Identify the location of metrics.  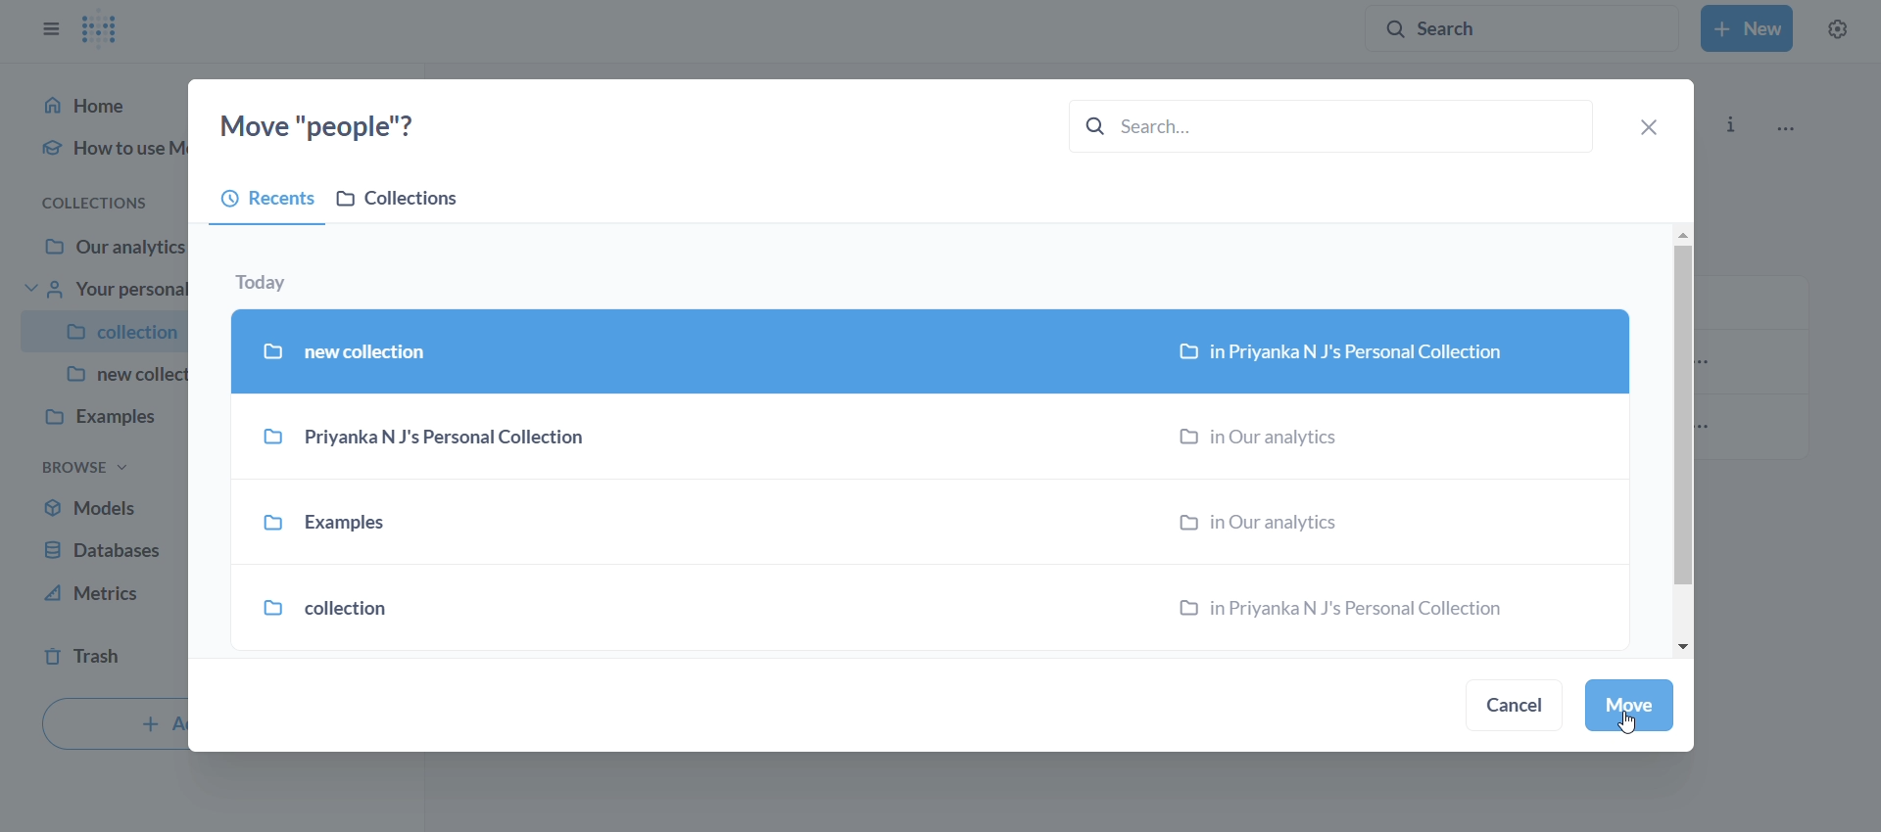
(92, 596).